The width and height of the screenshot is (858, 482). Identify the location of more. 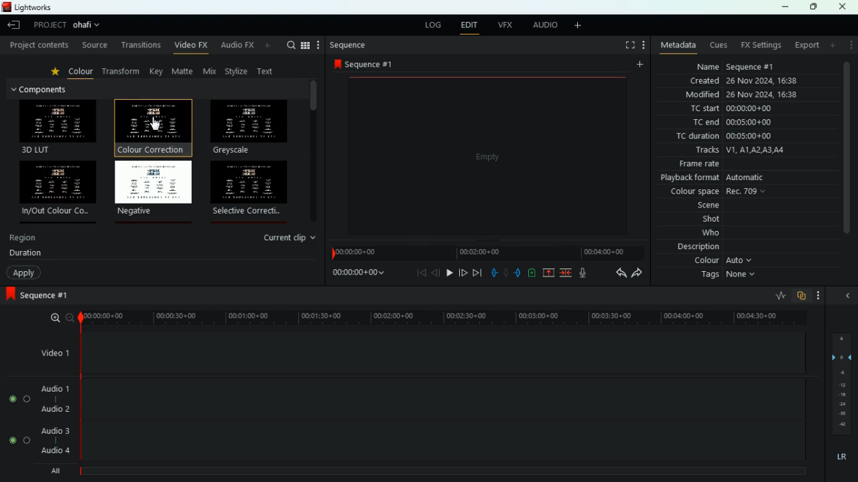
(818, 295).